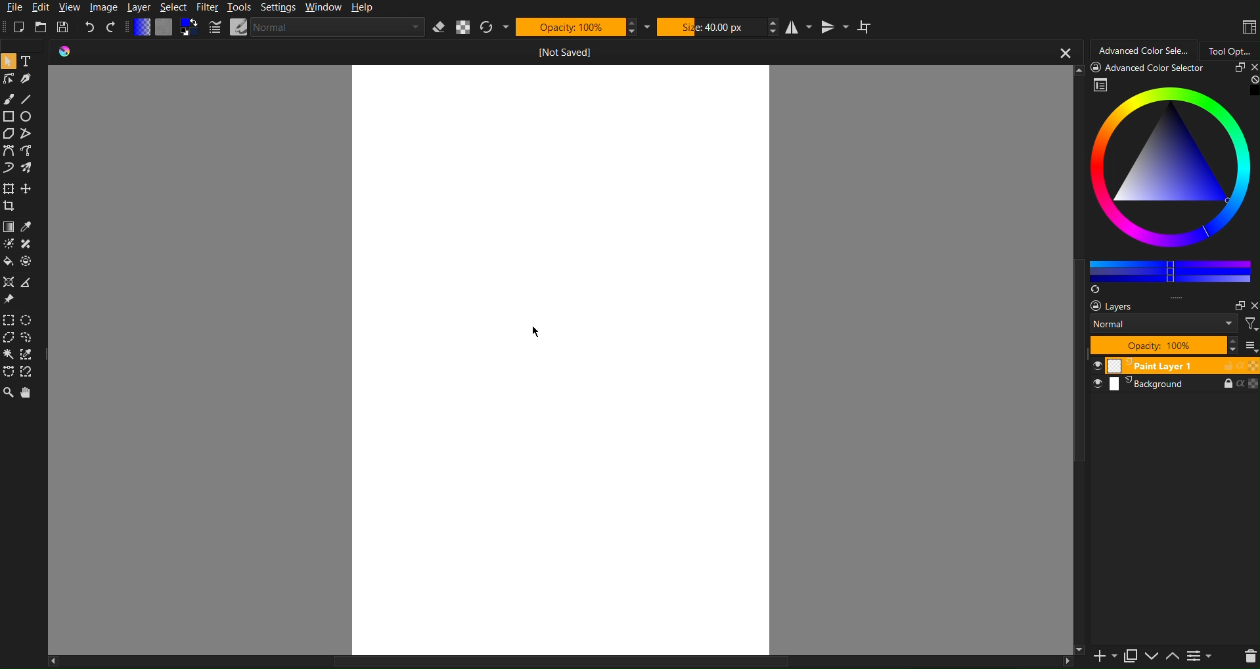  Describe the element at coordinates (1238, 365) in the screenshot. I see `alpha` at that location.